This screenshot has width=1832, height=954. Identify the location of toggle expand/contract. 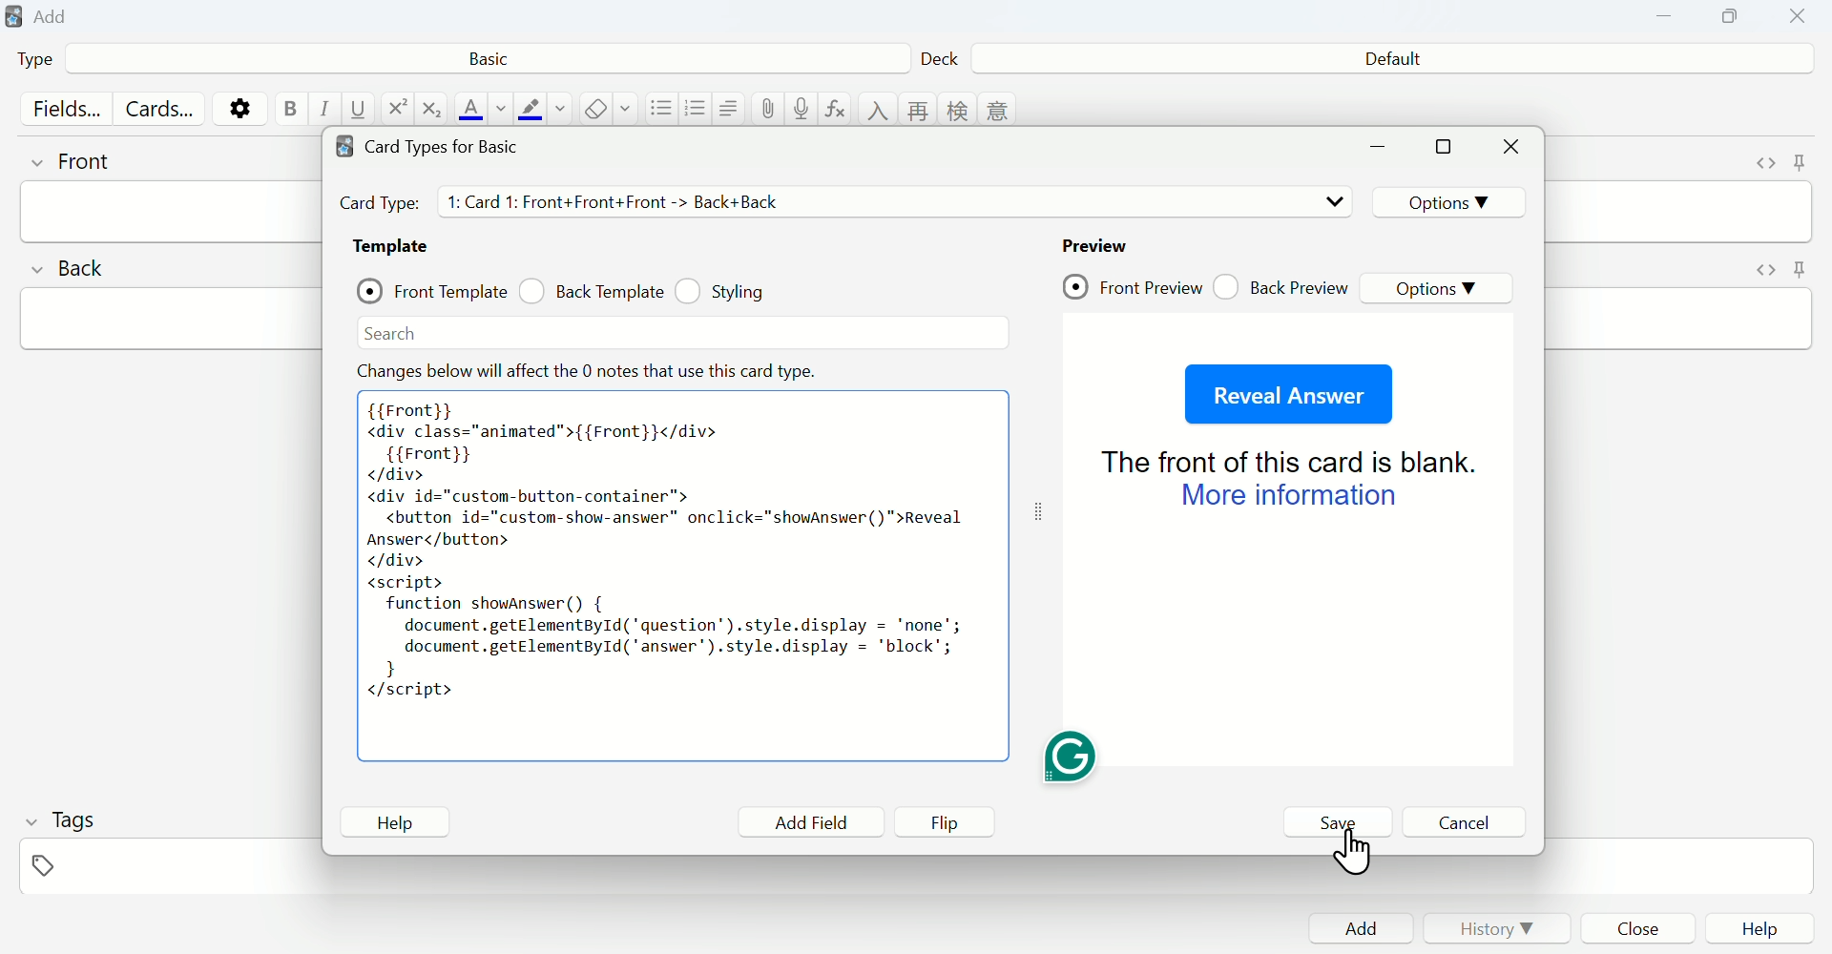
(1039, 513).